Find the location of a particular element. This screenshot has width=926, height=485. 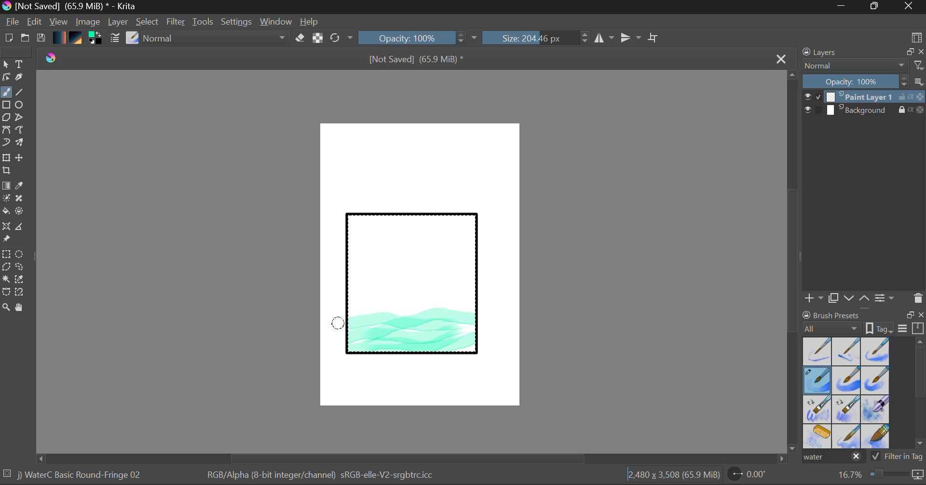

Window is located at coordinates (277, 22).